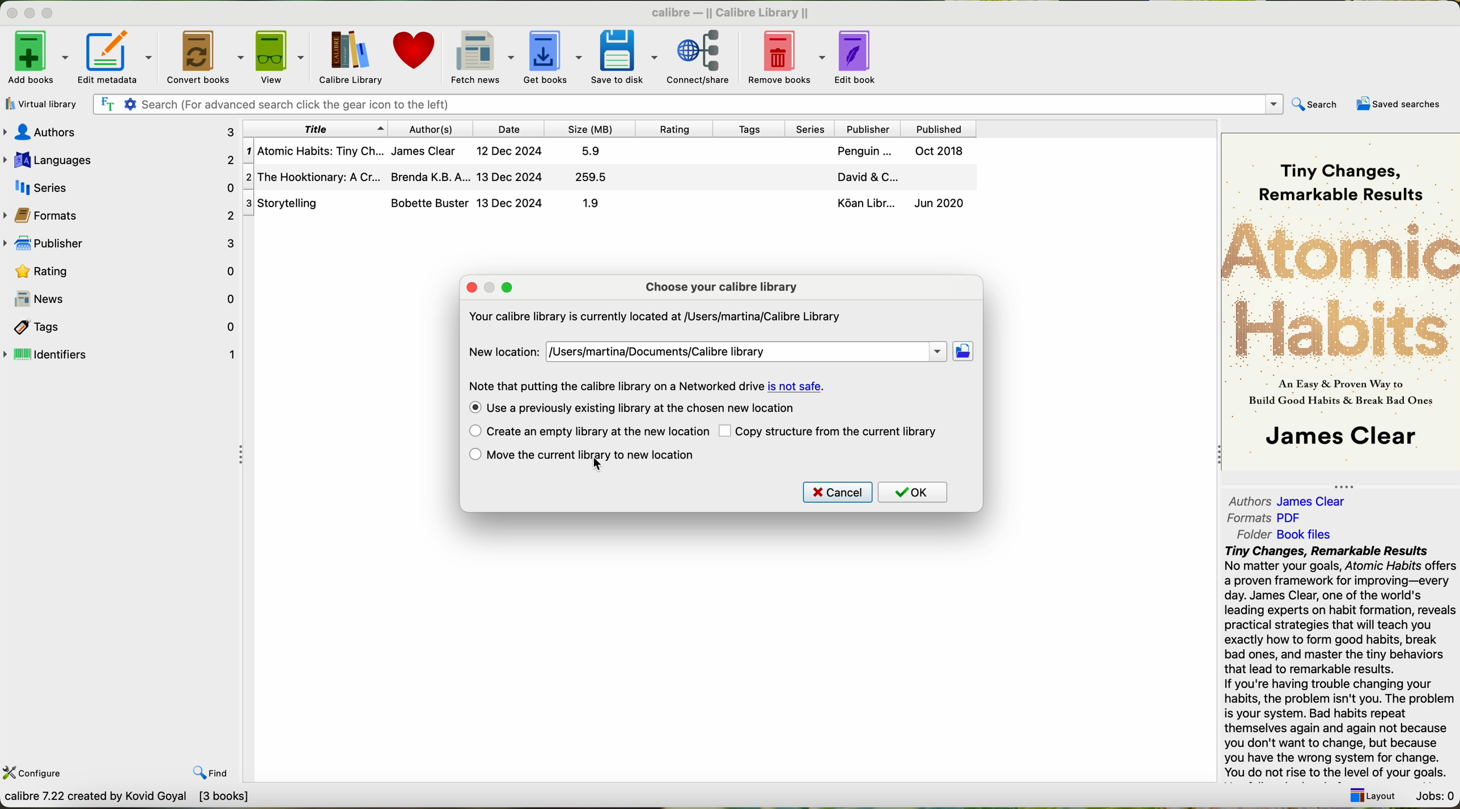 This screenshot has height=809, width=1460. What do you see at coordinates (203, 55) in the screenshot?
I see `convert books` at bounding box center [203, 55].